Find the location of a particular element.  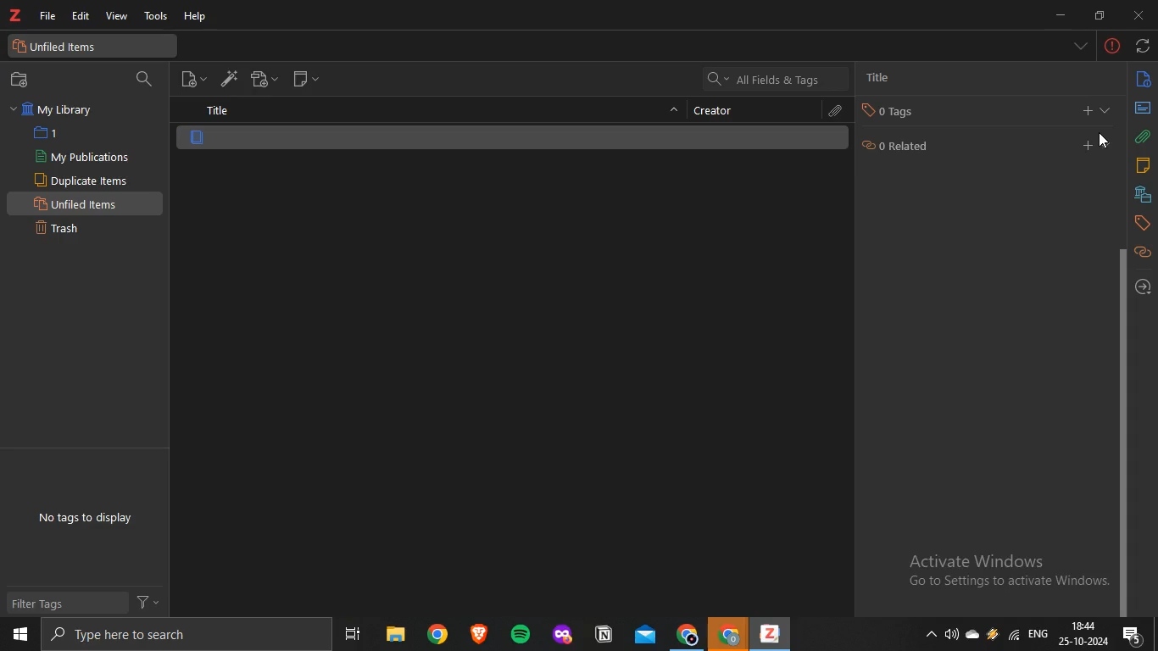

cursor is located at coordinates (1100, 140).